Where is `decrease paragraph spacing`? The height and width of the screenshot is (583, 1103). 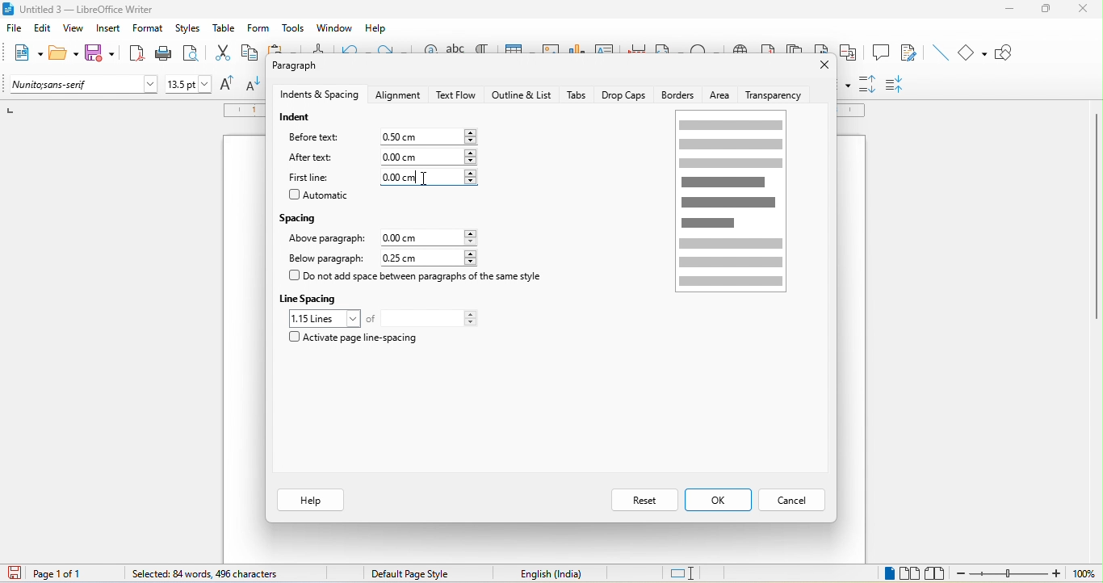 decrease paragraph spacing is located at coordinates (898, 85).